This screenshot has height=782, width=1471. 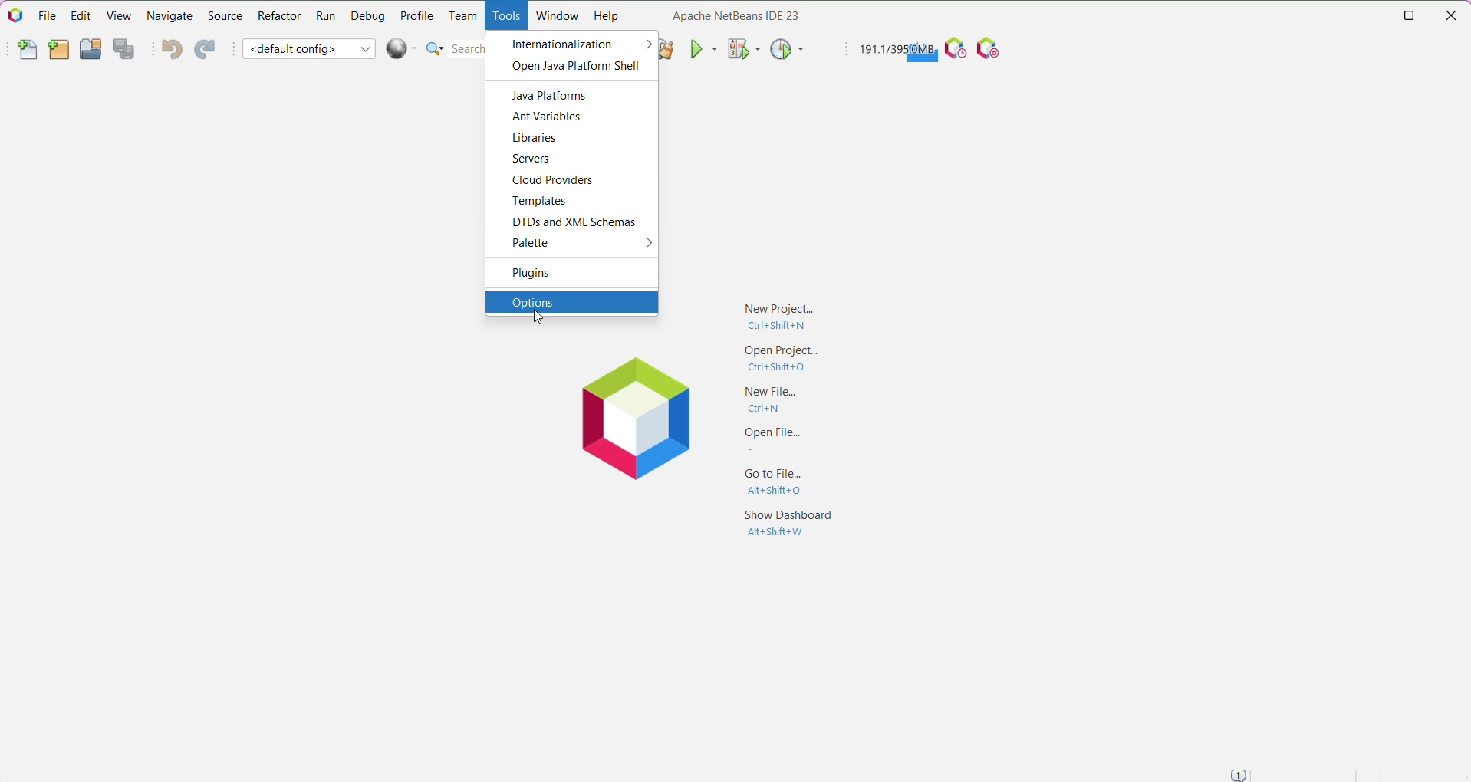 I want to click on Palette, so click(x=530, y=243).